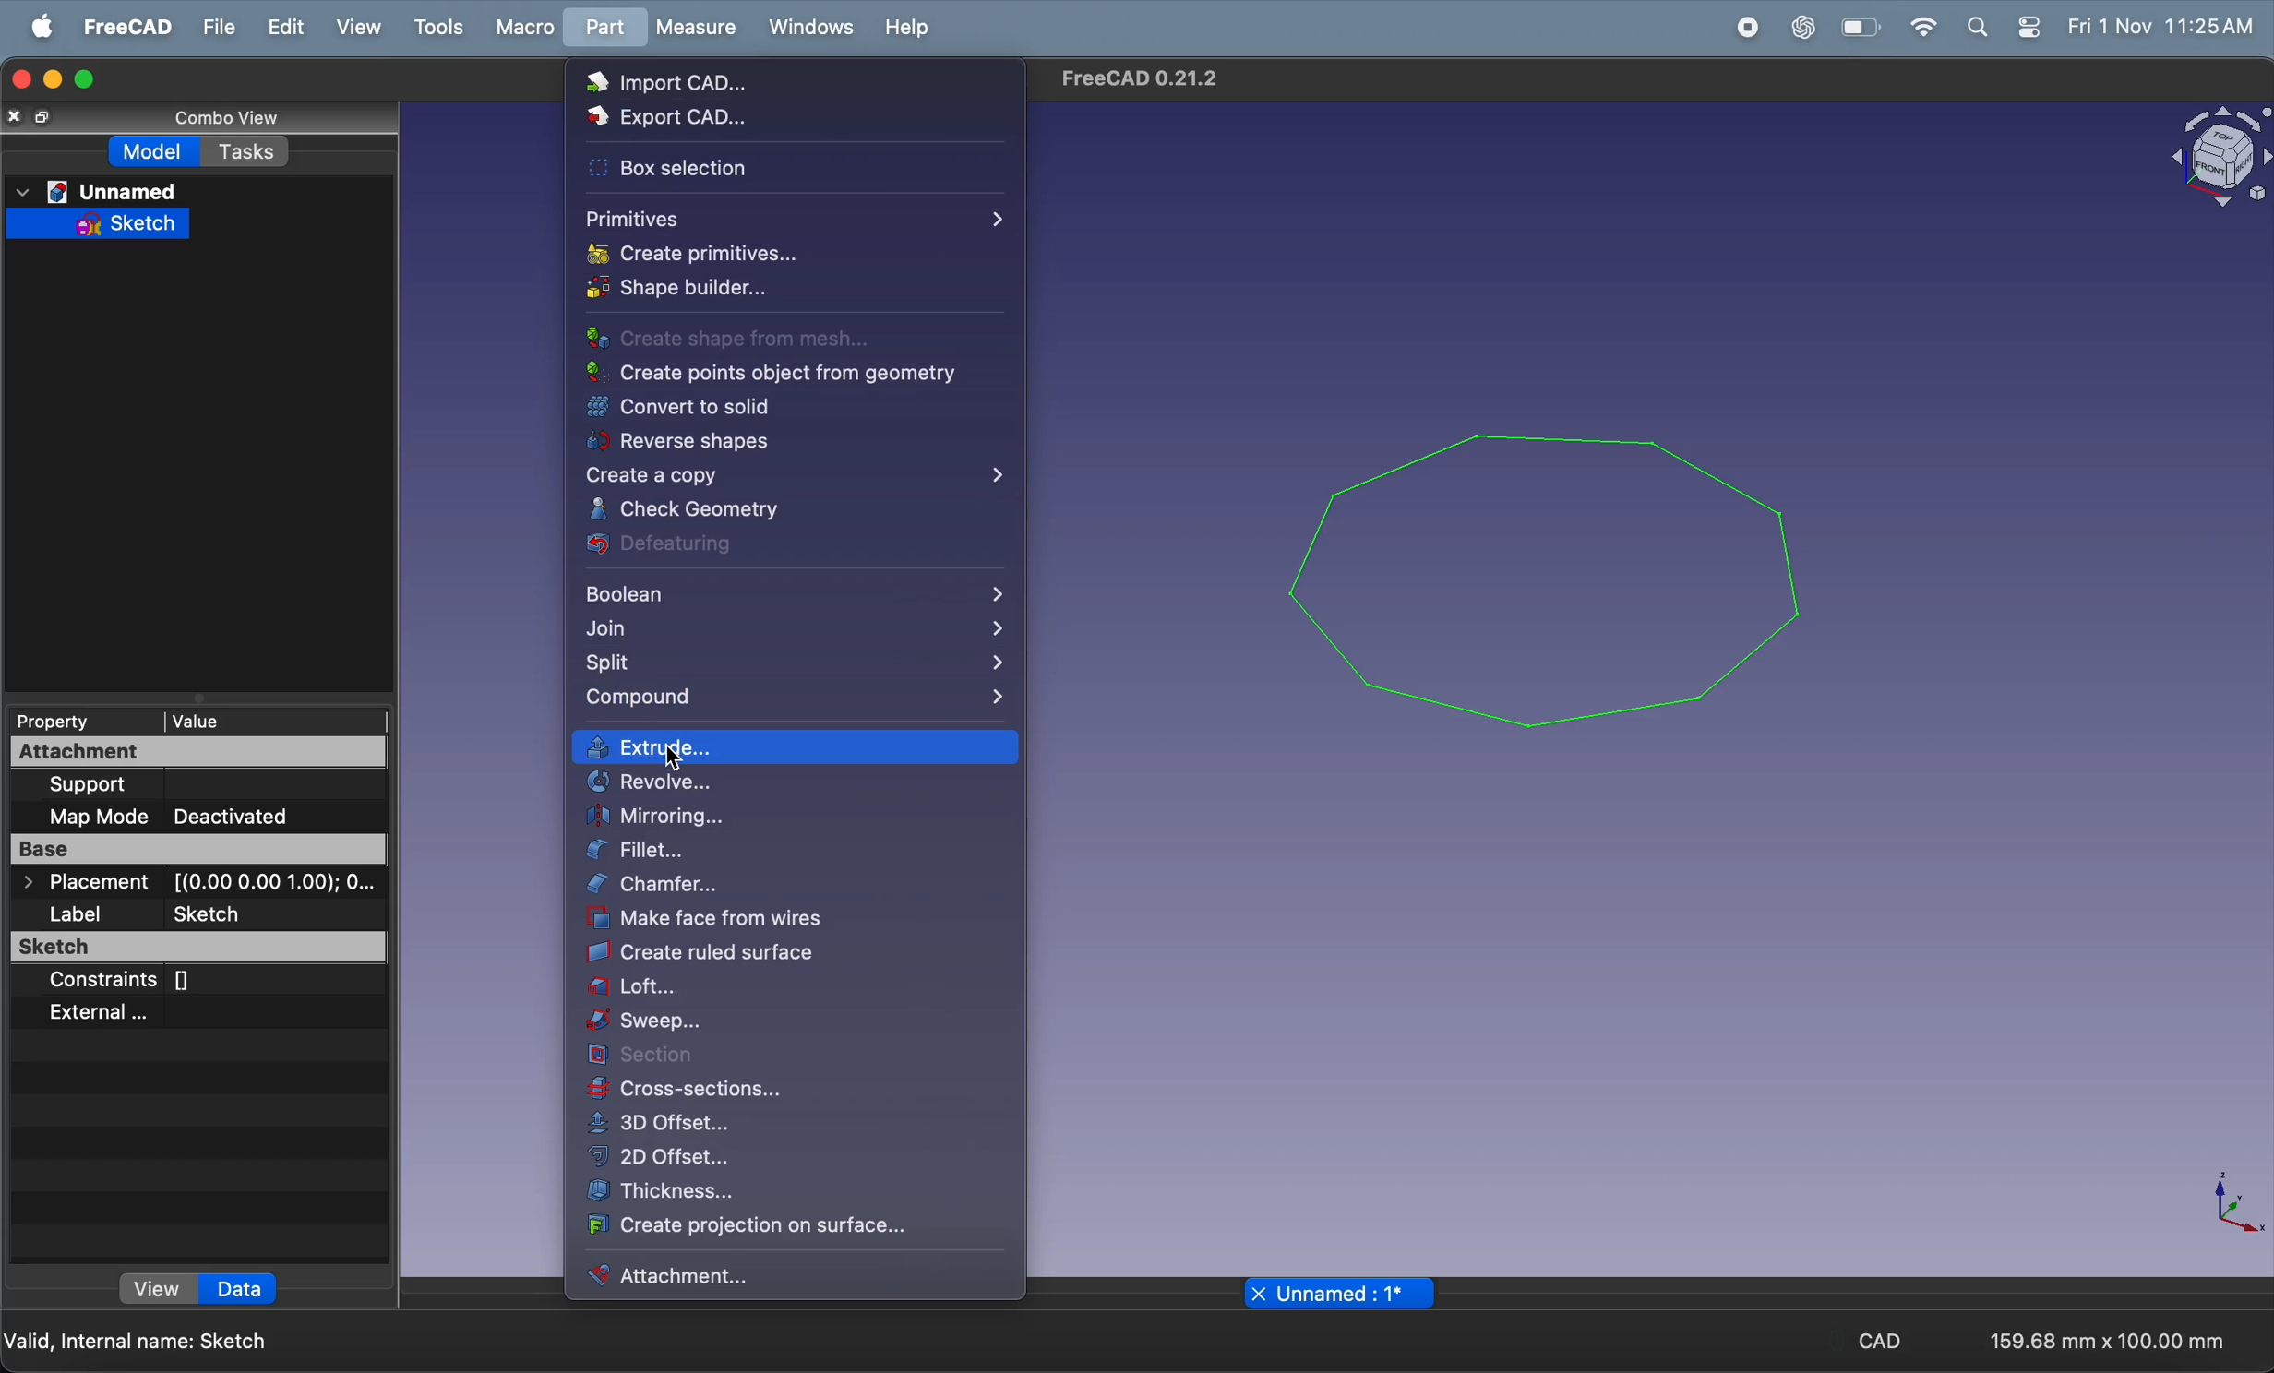  I want to click on import cad, so click(696, 83).